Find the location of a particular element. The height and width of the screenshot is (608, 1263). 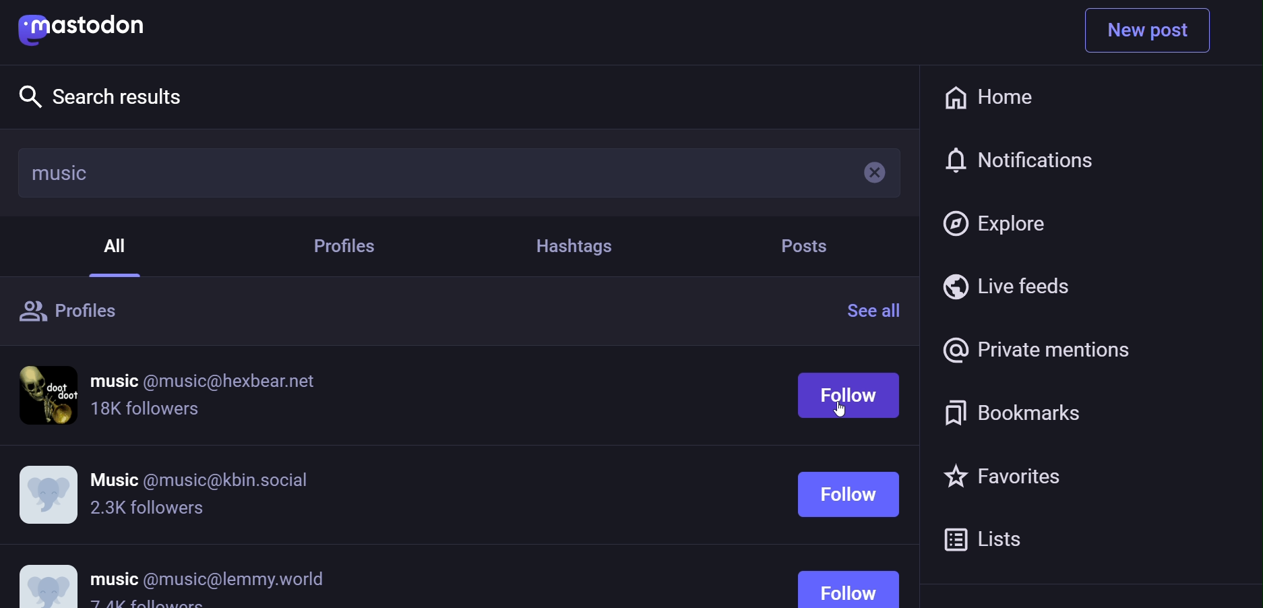

profiles is located at coordinates (73, 313).